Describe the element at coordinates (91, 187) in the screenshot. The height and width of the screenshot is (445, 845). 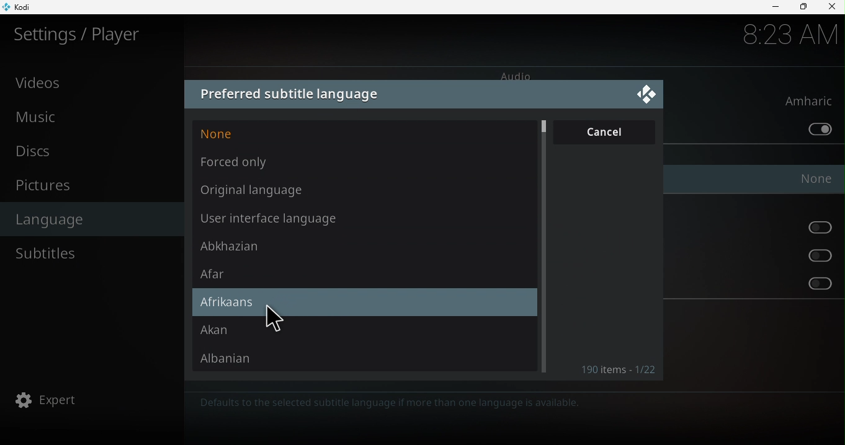
I see `Pictures` at that location.